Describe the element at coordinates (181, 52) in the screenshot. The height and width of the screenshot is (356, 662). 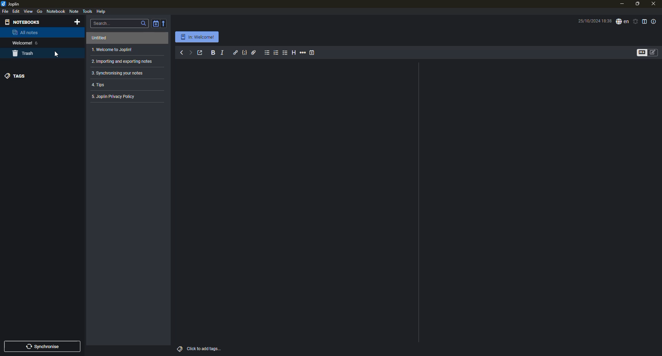
I see `back` at that location.